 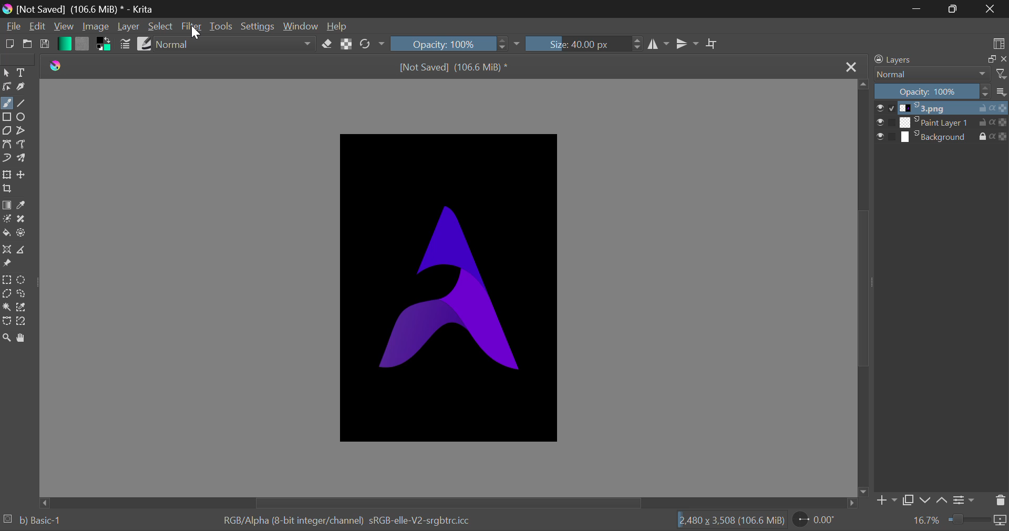 What do you see at coordinates (24, 307) in the screenshot?
I see `Similar Color Selector` at bounding box center [24, 307].